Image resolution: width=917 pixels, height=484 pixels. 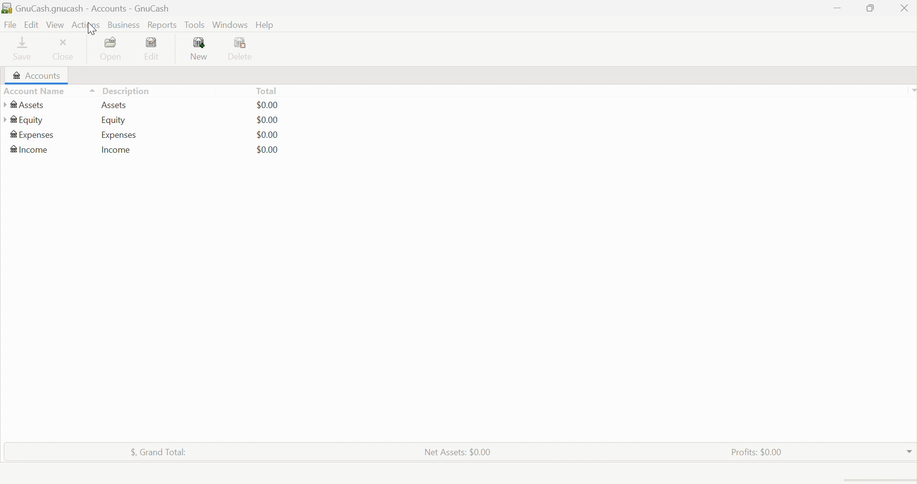 I want to click on Actions, so click(x=87, y=24).